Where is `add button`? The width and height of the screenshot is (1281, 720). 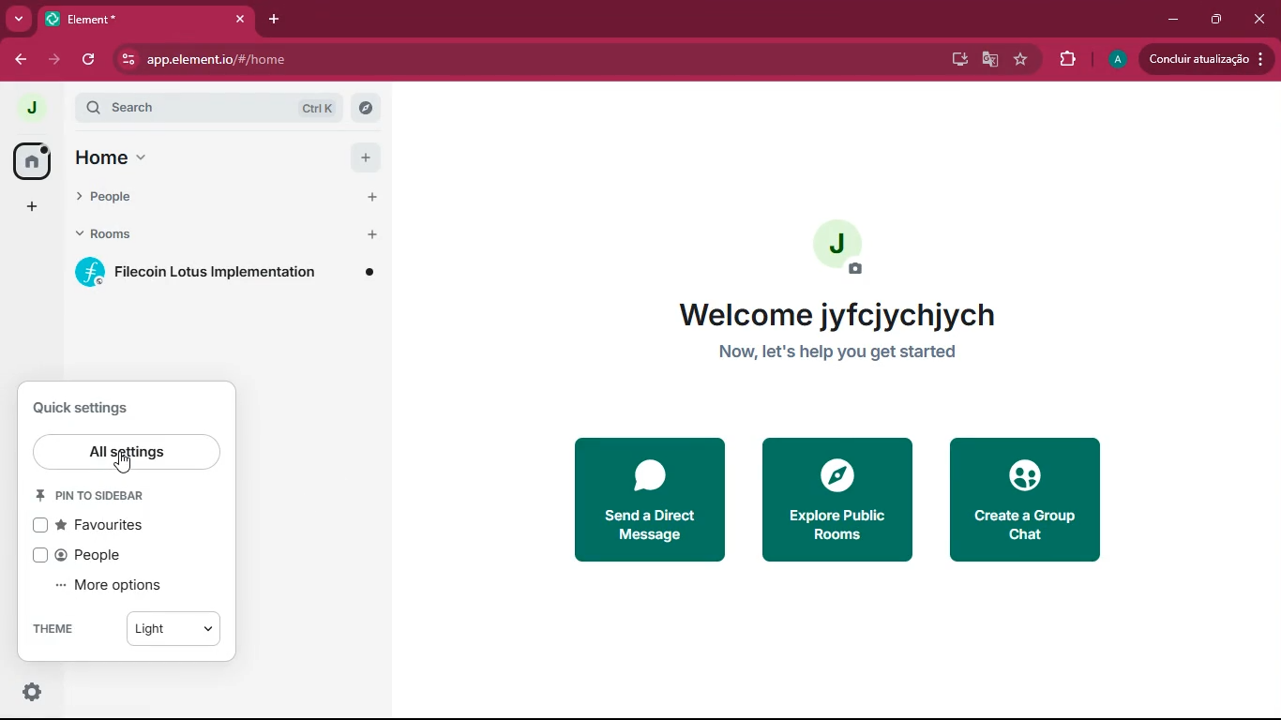 add button is located at coordinates (369, 197).